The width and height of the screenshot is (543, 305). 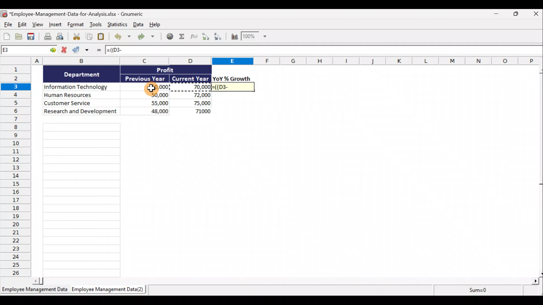 What do you see at coordinates (195, 38) in the screenshot?
I see `Edit a function in the current cell` at bounding box center [195, 38].